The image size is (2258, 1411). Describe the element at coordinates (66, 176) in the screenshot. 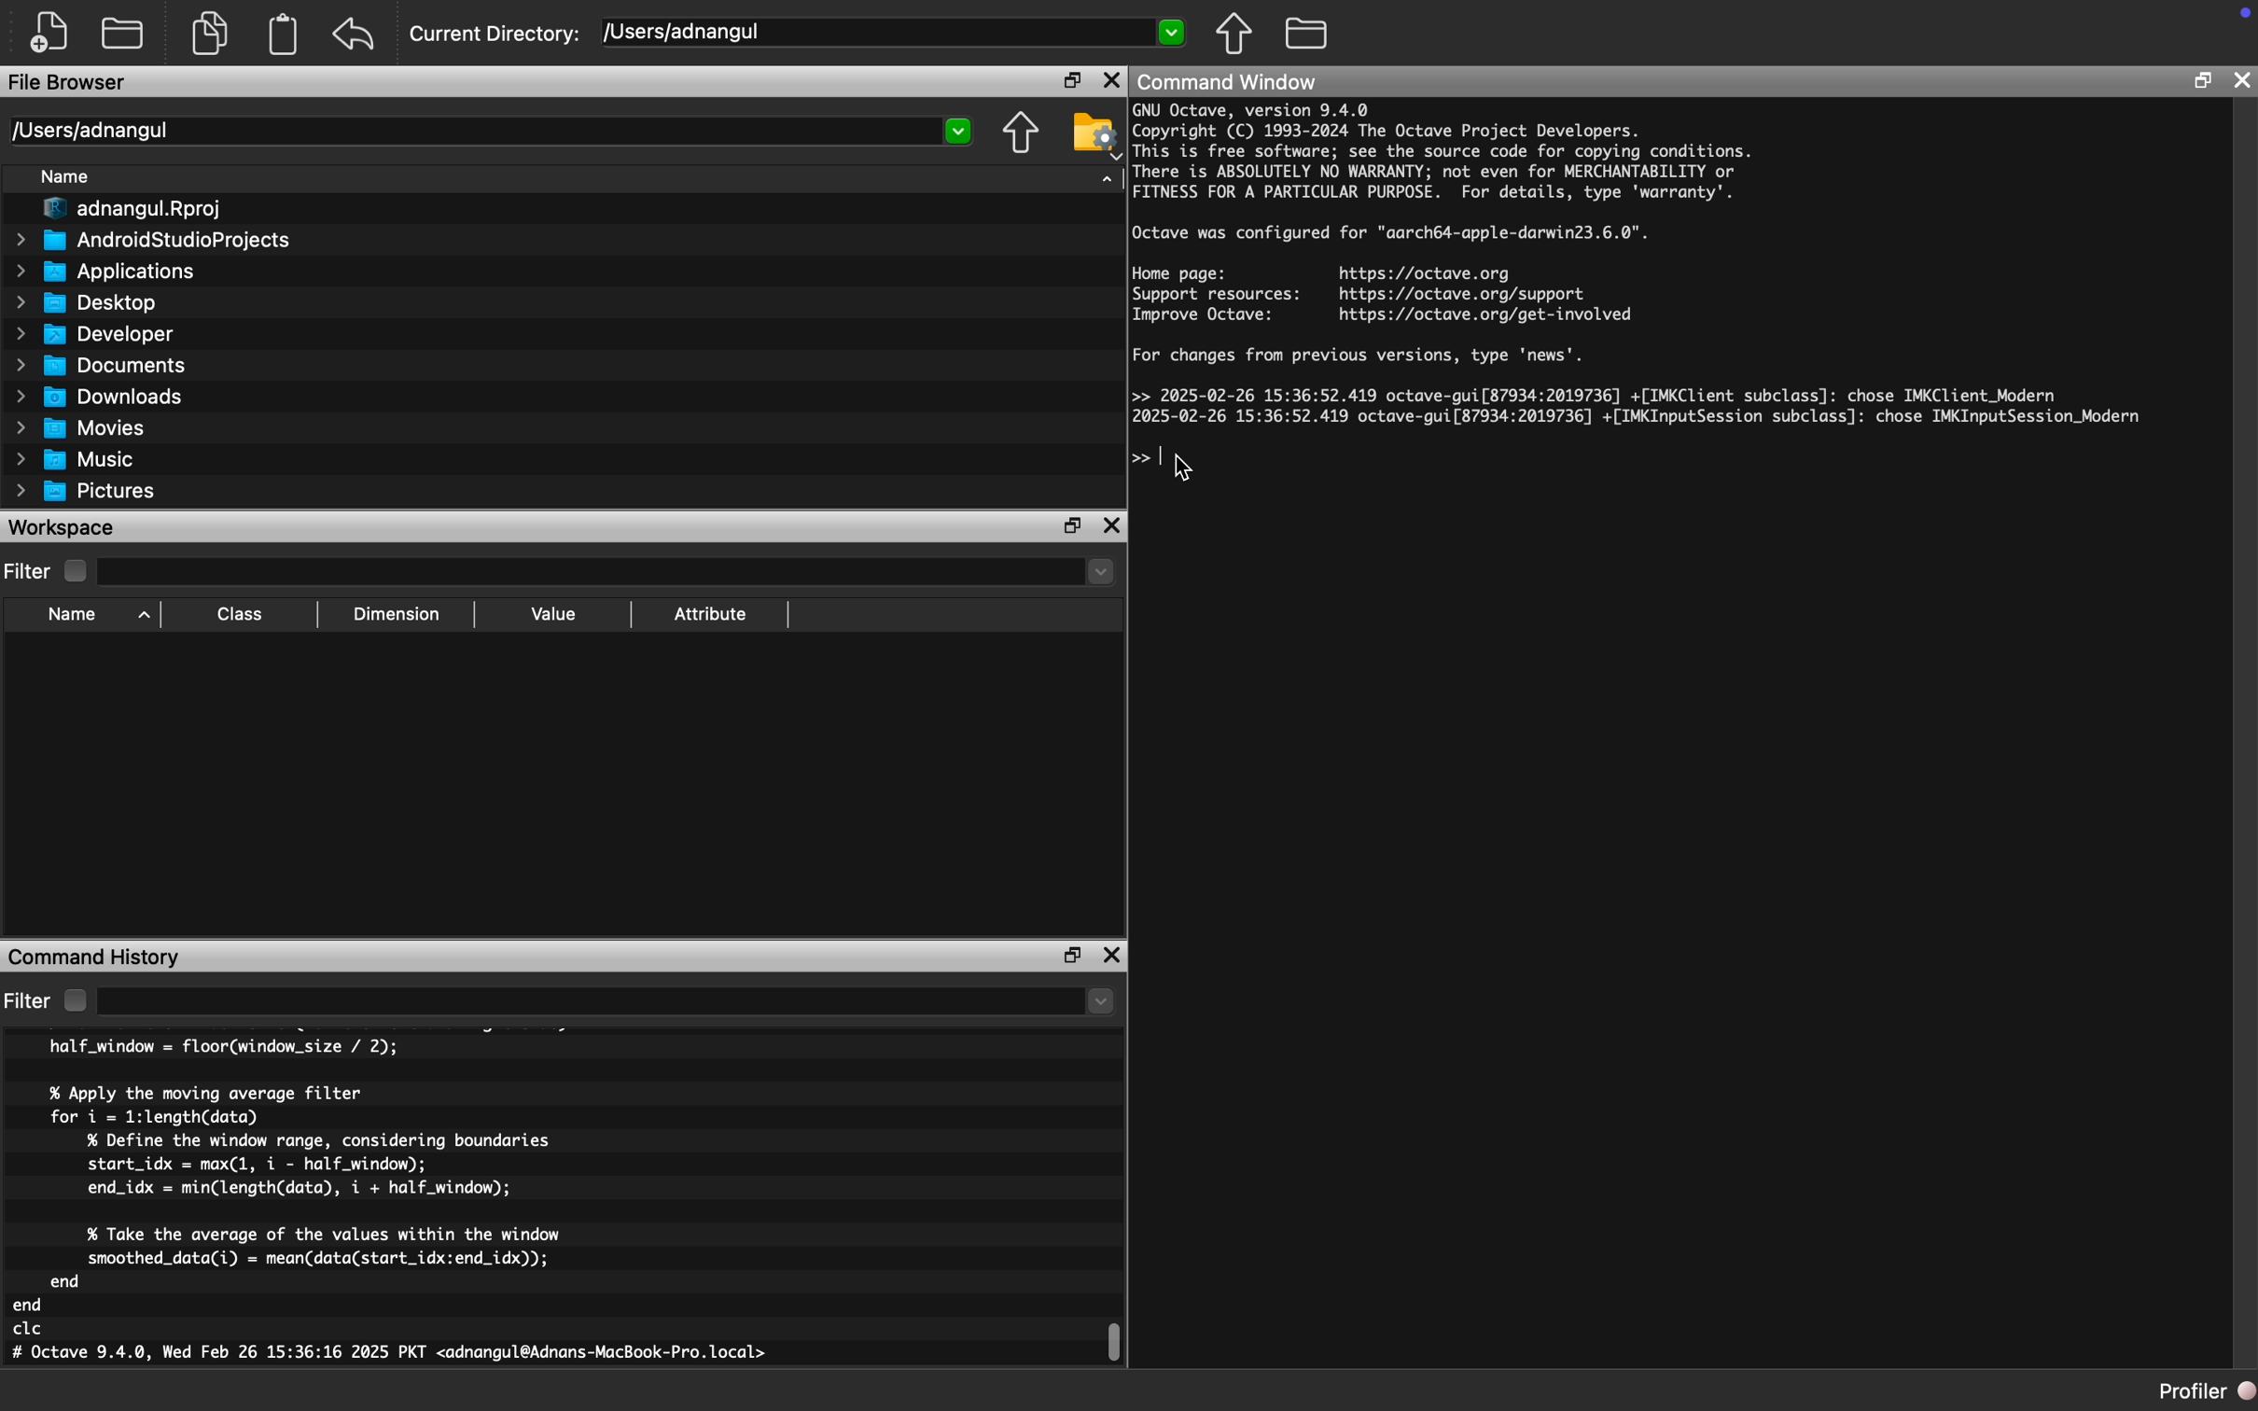

I see `Name` at that location.